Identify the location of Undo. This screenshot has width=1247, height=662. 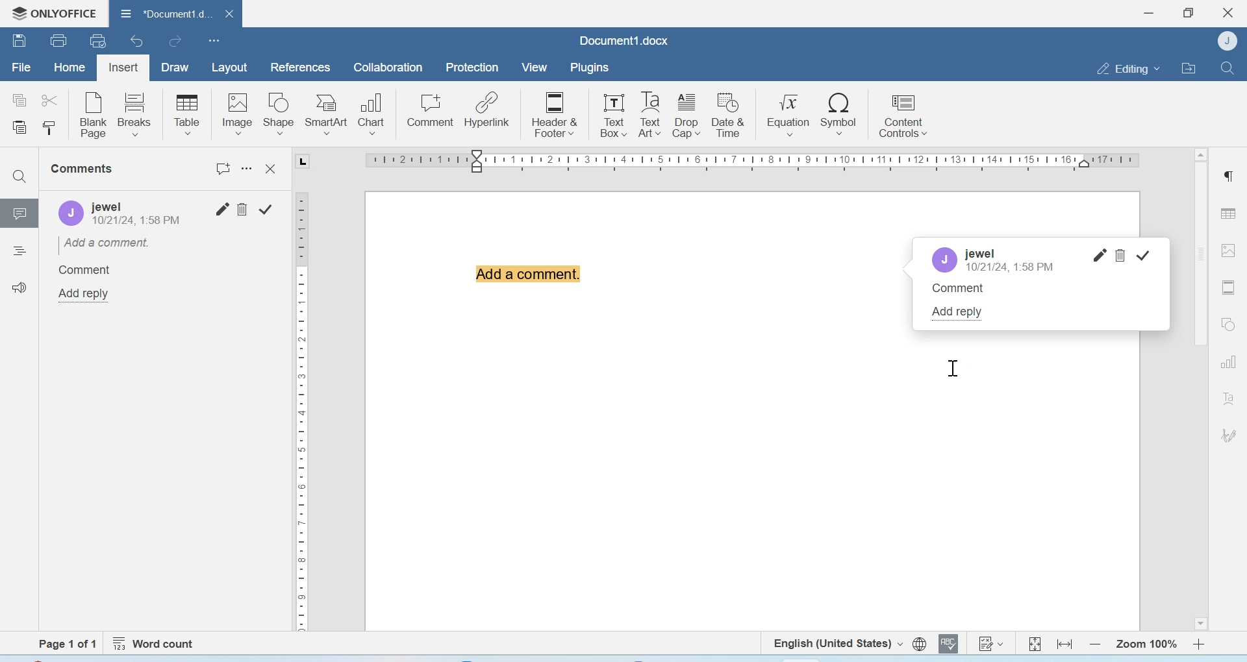
(138, 41).